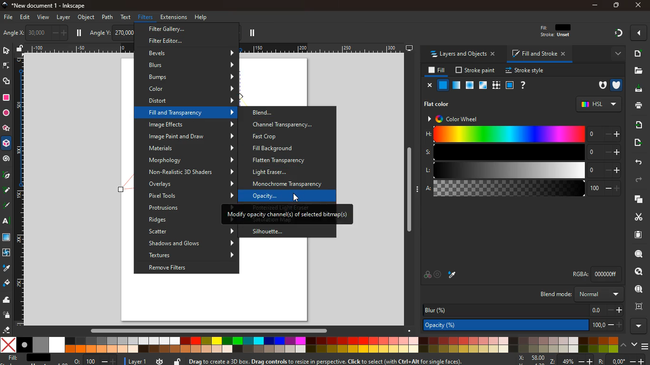 The height and width of the screenshot is (365, 650). What do you see at coordinates (635, 217) in the screenshot?
I see `cut` at bounding box center [635, 217].